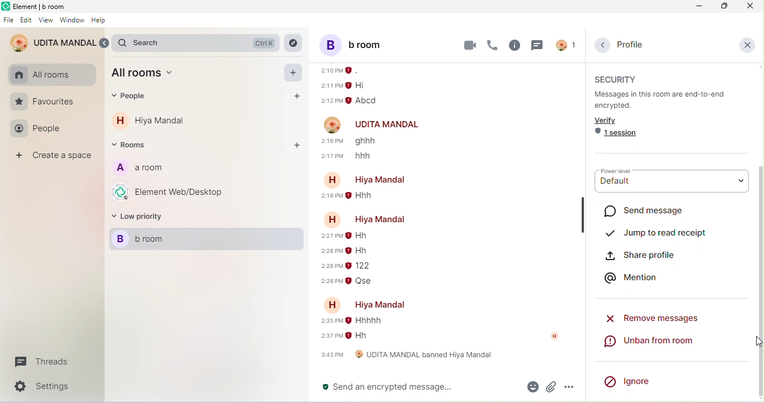 This screenshot has height=403, width=764. What do you see at coordinates (296, 145) in the screenshot?
I see `add rooms` at bounding box center [296, 145].